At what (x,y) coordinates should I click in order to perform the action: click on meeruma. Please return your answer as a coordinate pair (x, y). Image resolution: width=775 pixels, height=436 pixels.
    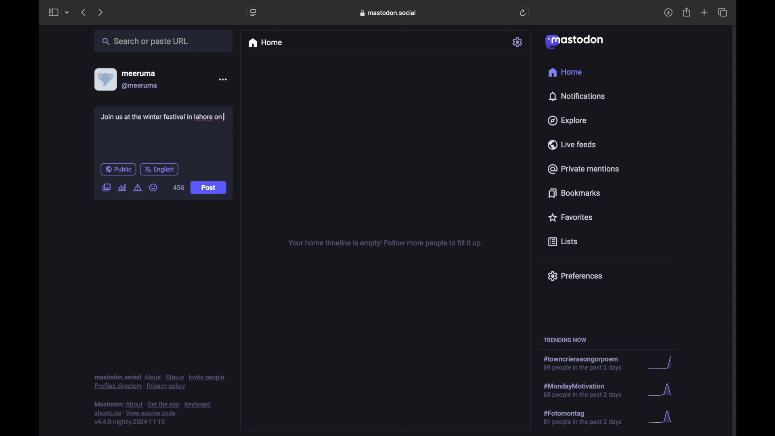
    Looking at the image, I should click on (138, 73).